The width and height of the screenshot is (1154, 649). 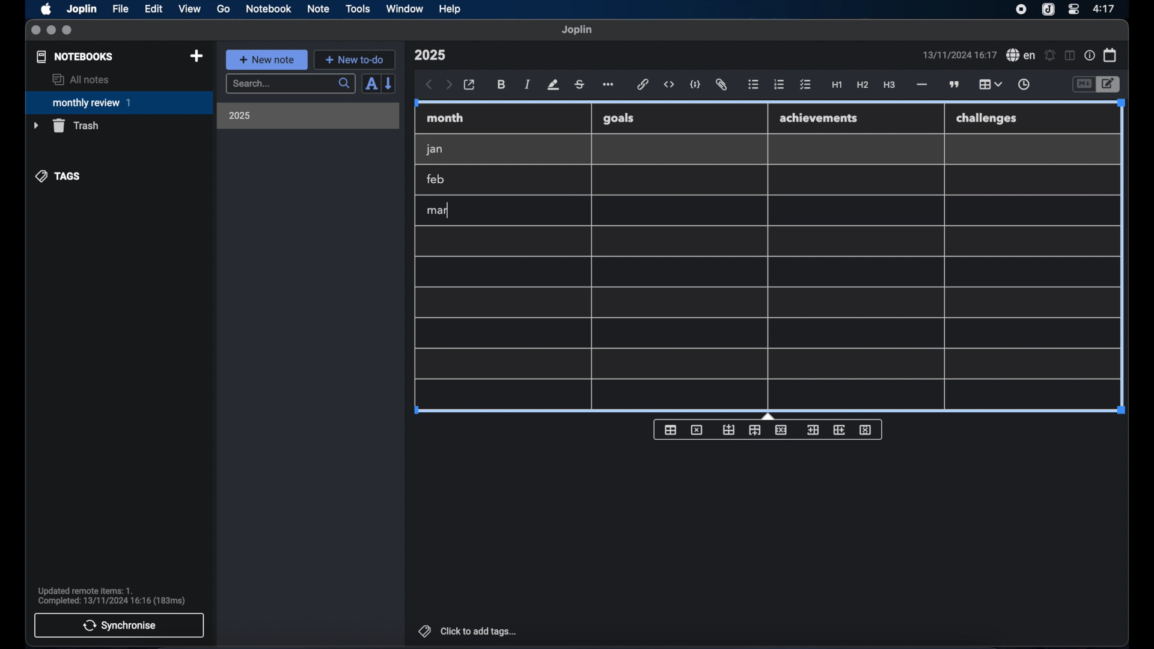 I want to click on insert column before, so click(x=813, y=430).